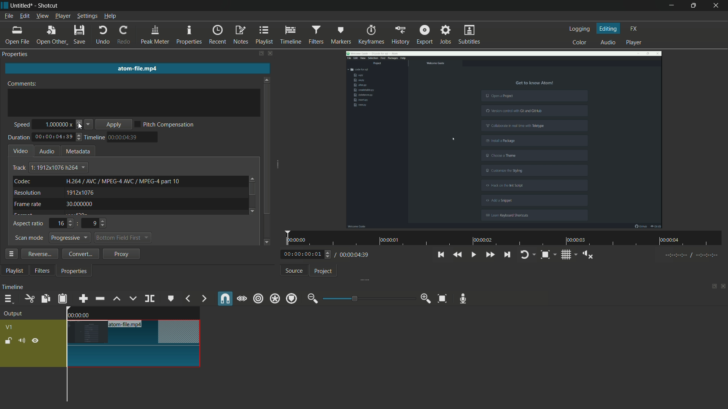  What do you see at coordinates (425, 34) in the screenshot?
I see `export` at bounding box center [425, 34].